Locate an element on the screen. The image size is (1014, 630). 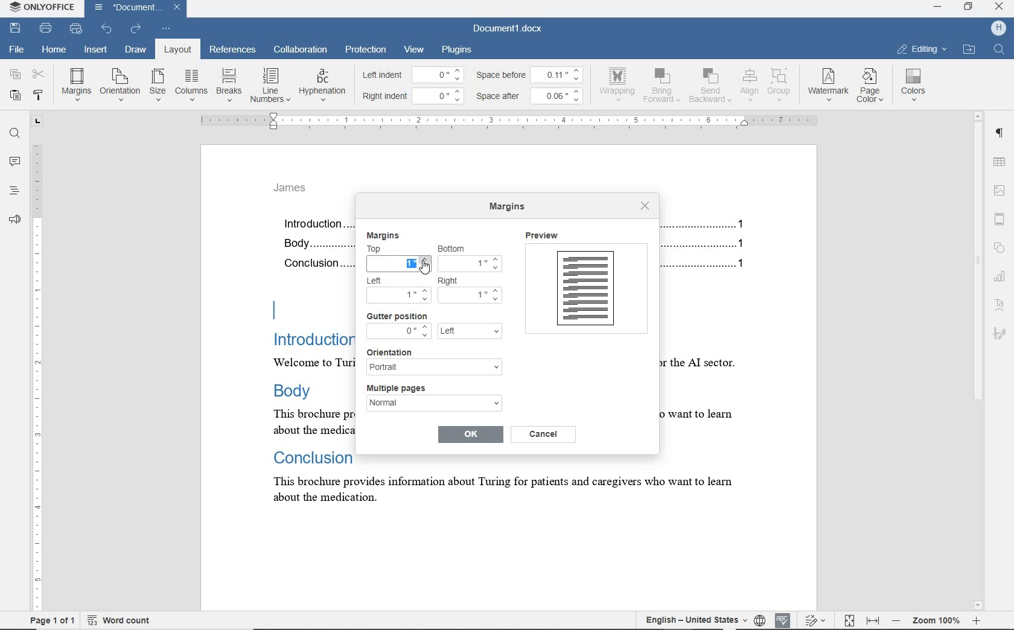
cut is located at coordinates (39, 74).